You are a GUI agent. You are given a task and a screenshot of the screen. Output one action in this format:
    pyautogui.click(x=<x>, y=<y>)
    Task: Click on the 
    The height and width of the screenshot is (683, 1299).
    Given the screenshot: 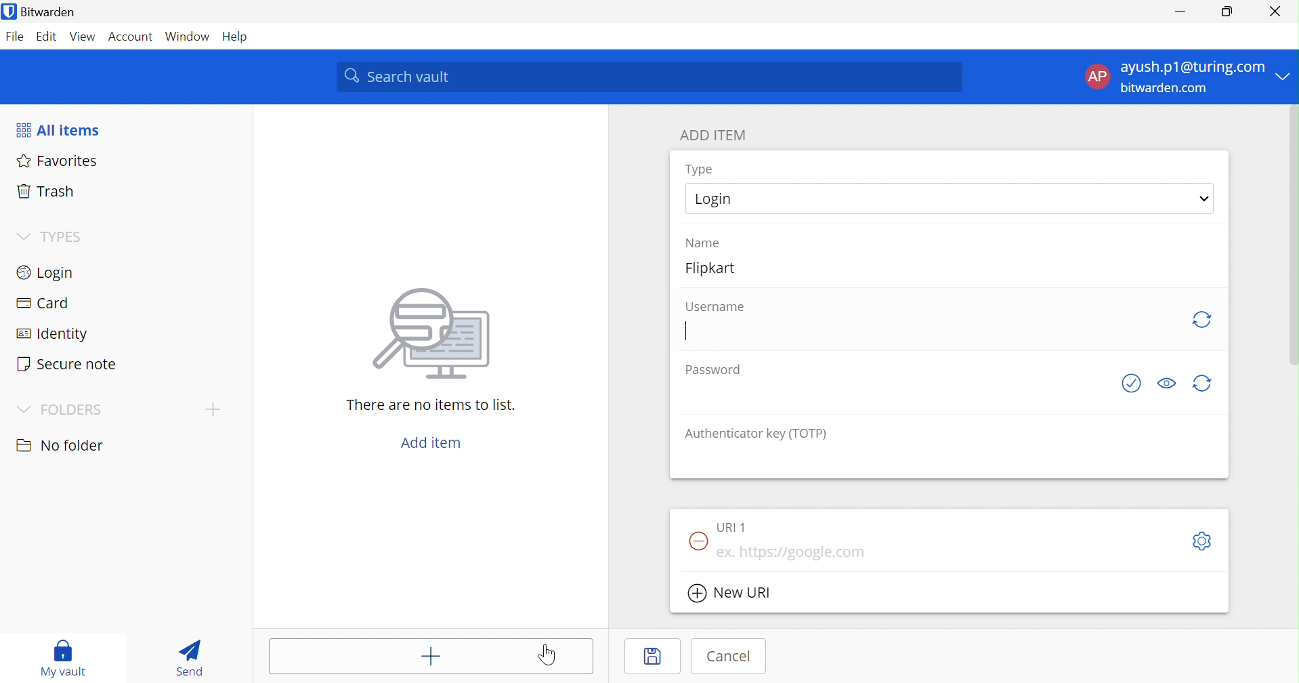 What is the action you would take?
    pyautogui.click(x=696, y=543)
    